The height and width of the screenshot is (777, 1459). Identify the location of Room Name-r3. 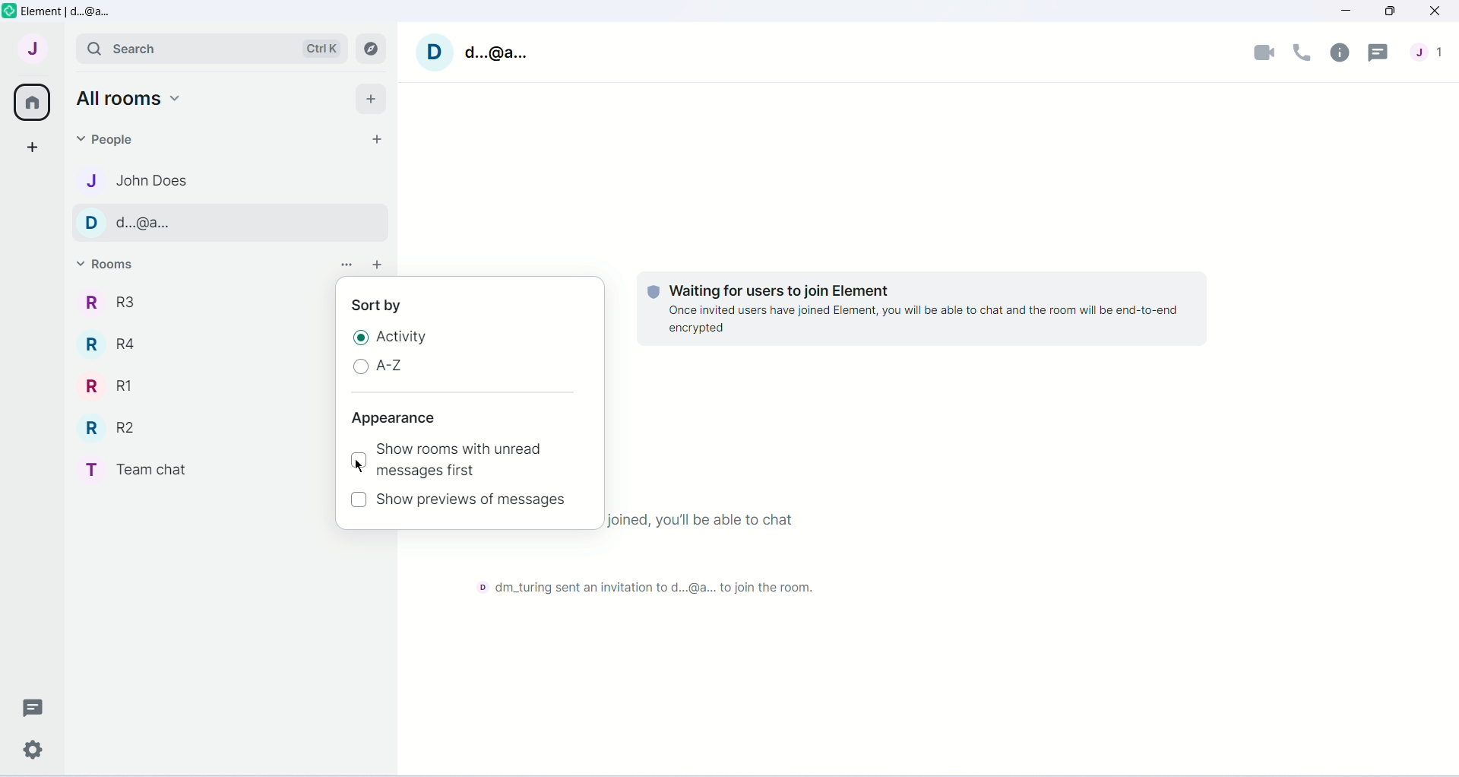
(116, 303).